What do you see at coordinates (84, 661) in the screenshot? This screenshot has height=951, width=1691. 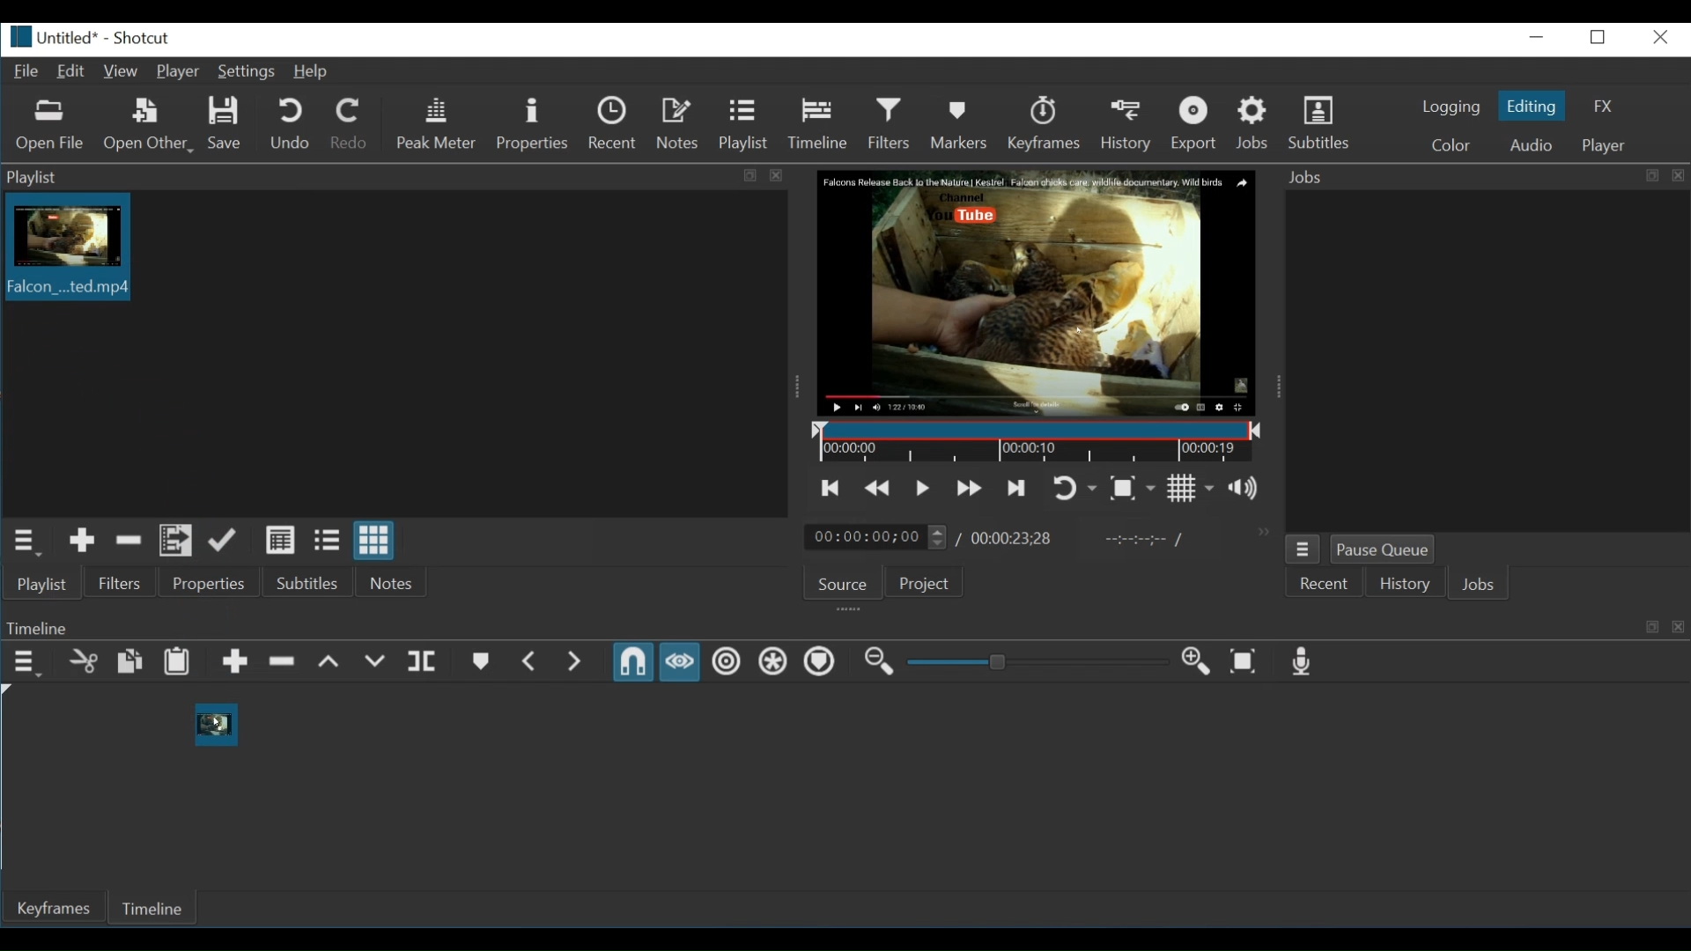 I see `Cut` at bounding box center [84, 661].